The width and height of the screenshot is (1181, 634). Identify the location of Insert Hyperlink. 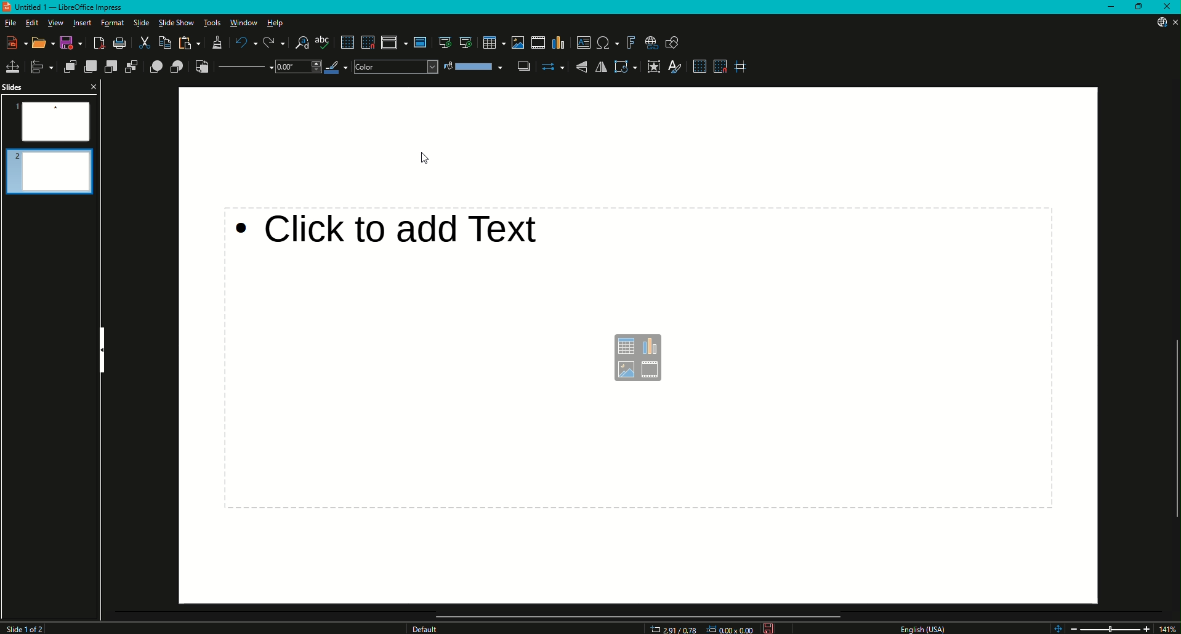
(652, 43).